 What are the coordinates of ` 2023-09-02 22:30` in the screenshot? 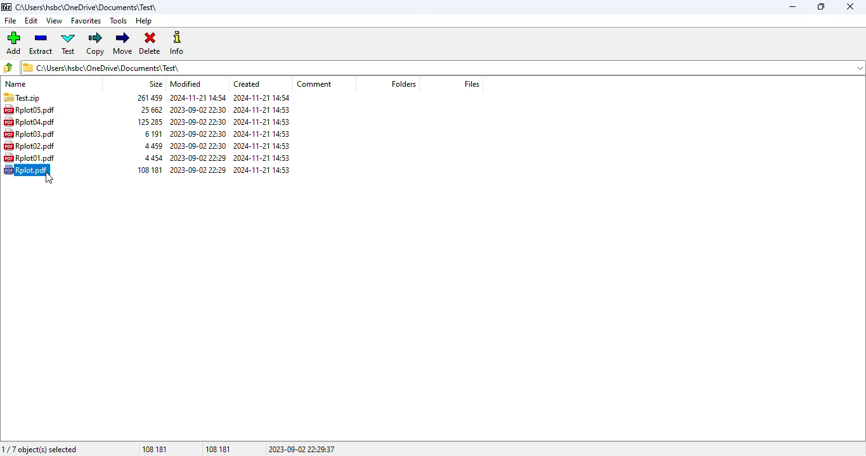 It's located at (195, 123).